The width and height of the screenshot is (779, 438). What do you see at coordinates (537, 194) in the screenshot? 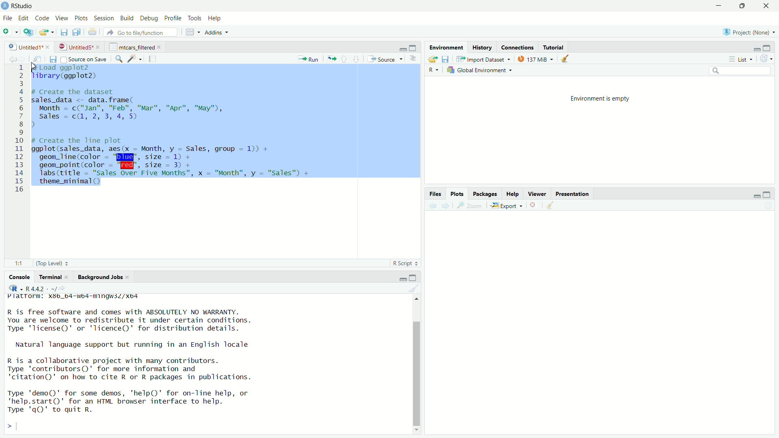
I see `viewer` at bounding box center [537, 194].